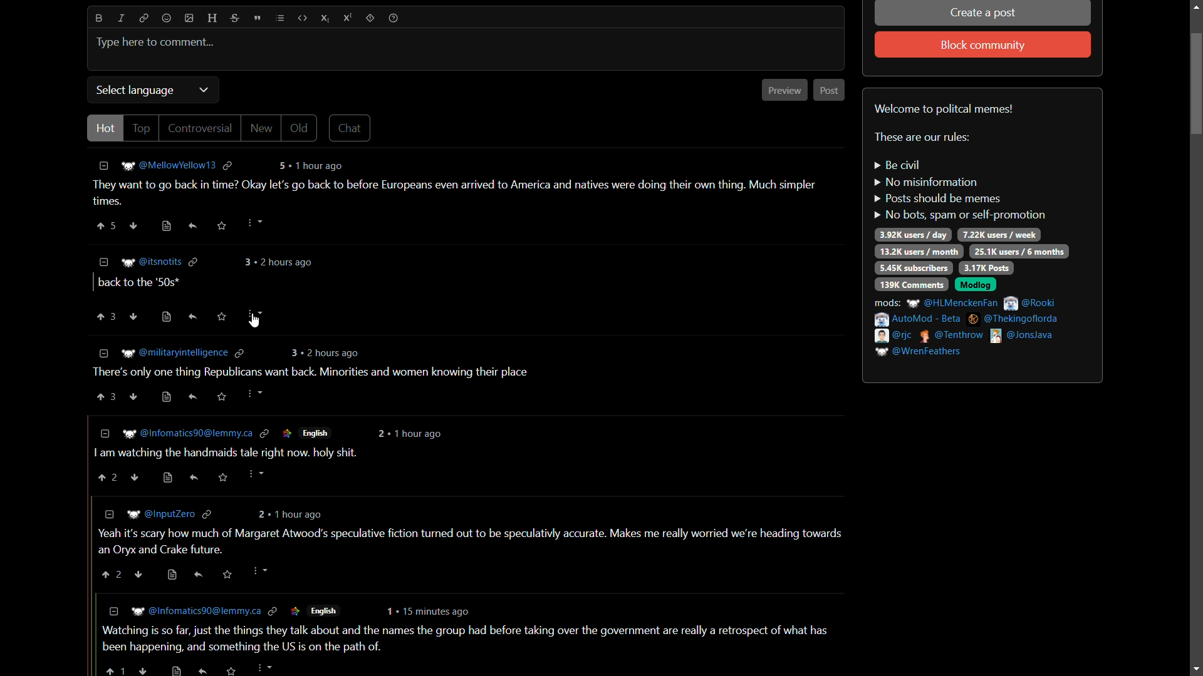 This screenshot has height=676, width=1203. I want to click on link, so click(142, 18).